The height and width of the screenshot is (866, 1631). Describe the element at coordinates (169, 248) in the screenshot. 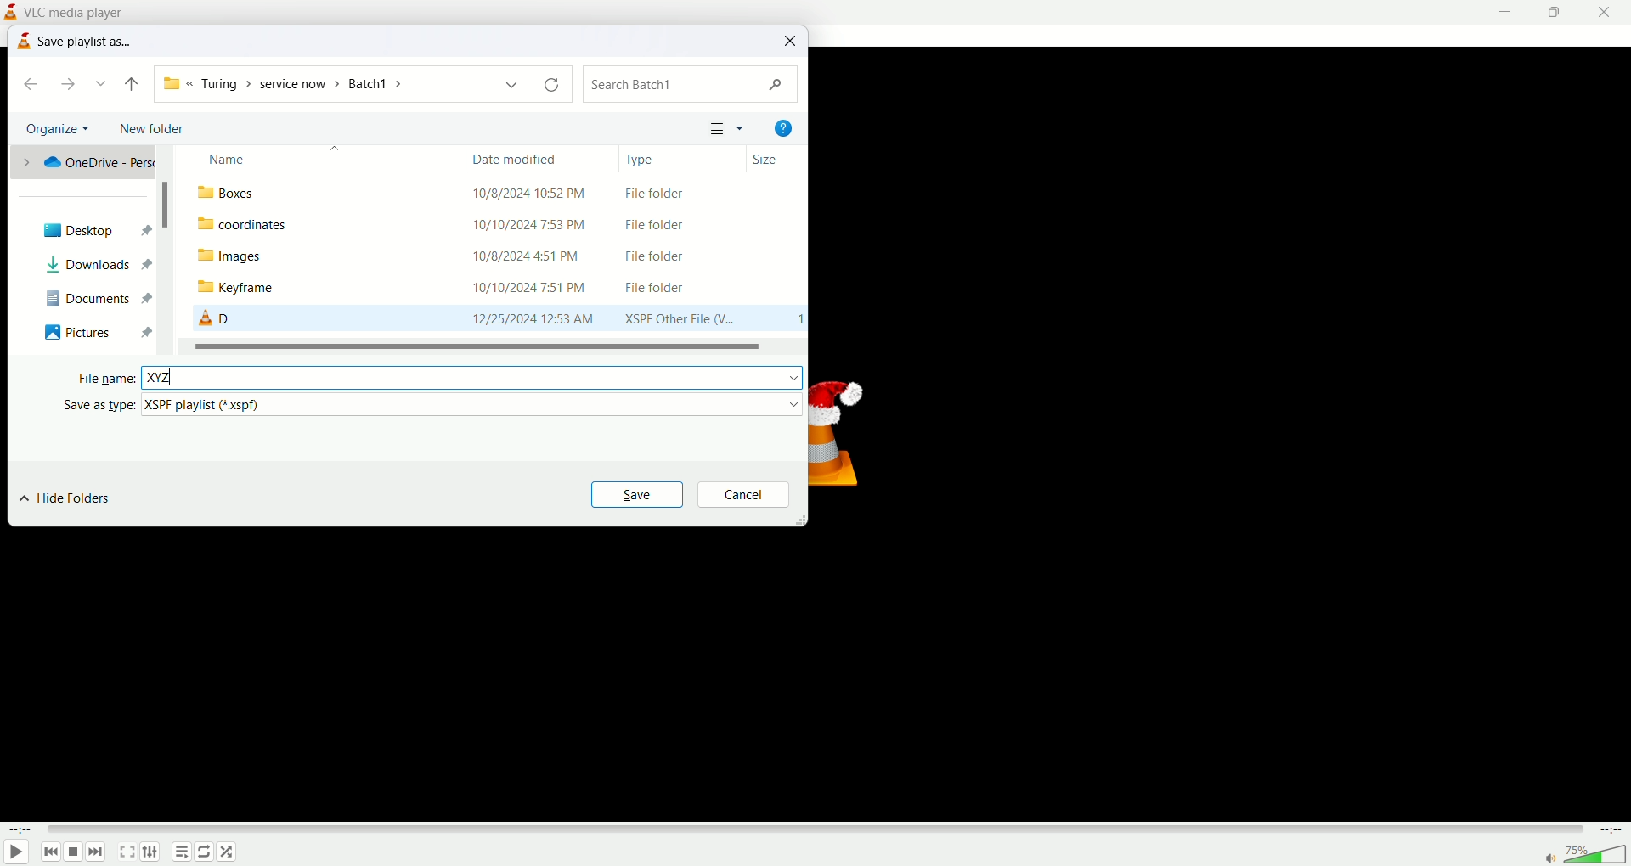

I see `vertical scroll bar` at that location.